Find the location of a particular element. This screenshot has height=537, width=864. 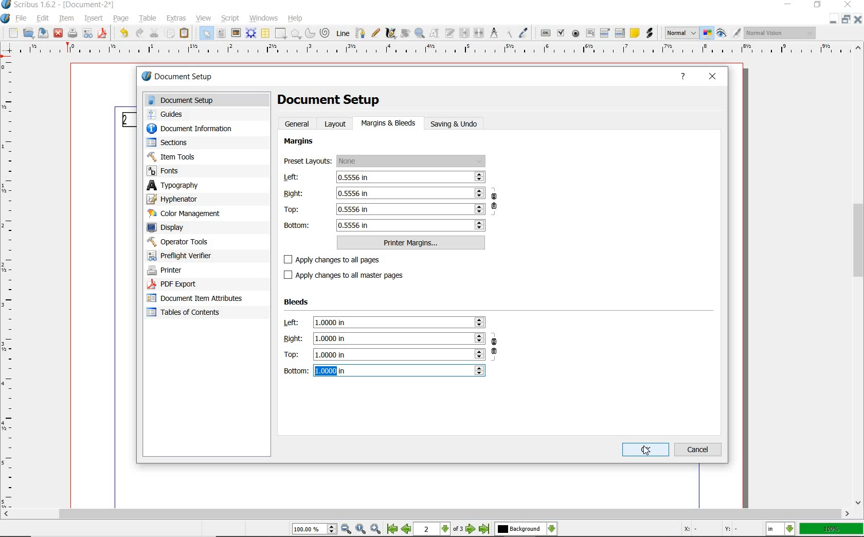

copy item properties is located at coordinates (509, 34).